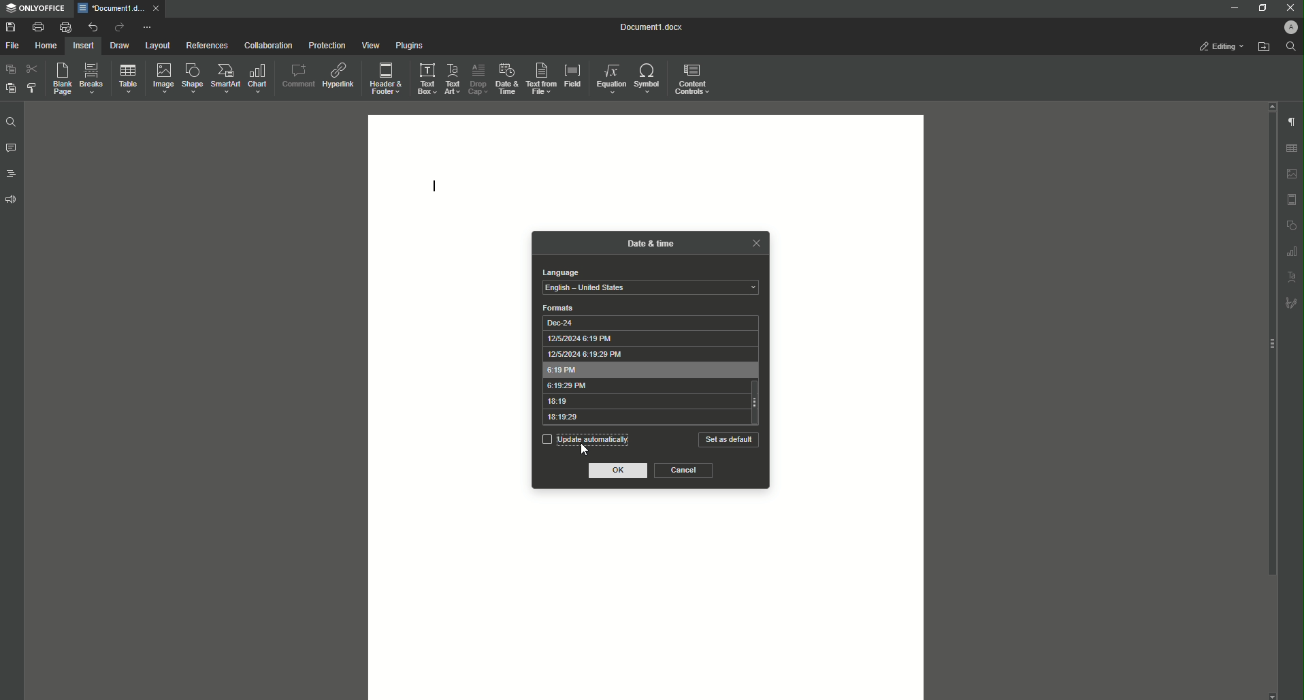 The width and height of the screenshot is (1304, 700). What do you see at coordinates (206, 46) in the screenshot?
I see `References` at bounding box center [206, 46].